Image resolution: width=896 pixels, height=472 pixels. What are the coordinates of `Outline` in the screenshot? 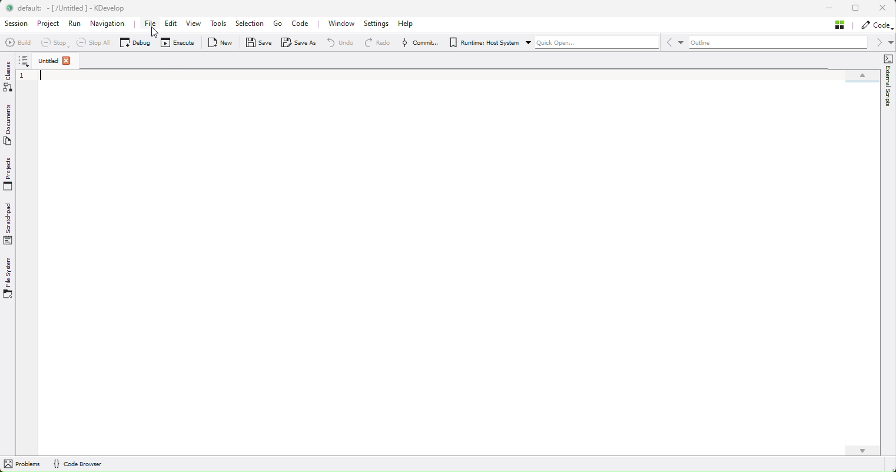 It's located at (777, 43).